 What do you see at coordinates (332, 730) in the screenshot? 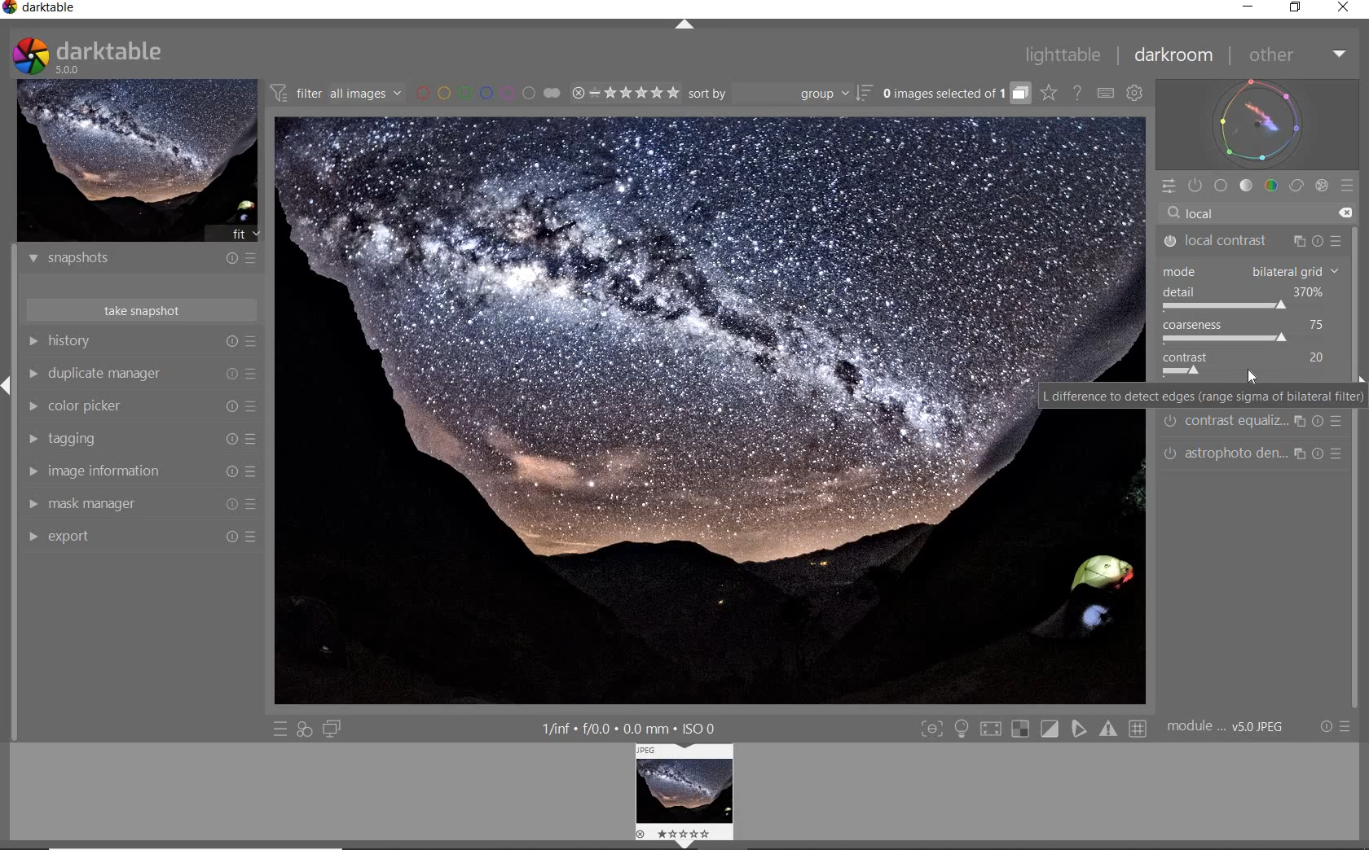
I see `DISPLAY A SECOND DARKROOM IMAGE WINDOW` at bounding box center [332, 730].